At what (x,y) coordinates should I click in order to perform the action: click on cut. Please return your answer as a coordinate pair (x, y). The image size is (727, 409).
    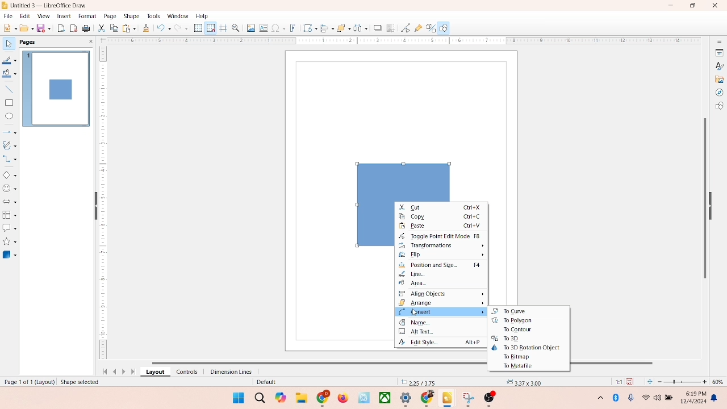
    Looking at the image, I should click on (442, 207).